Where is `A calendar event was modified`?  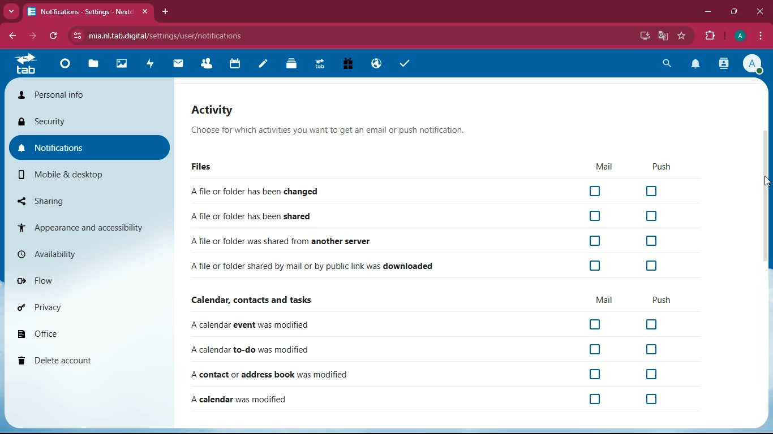
A calendar event was modified is located at coordinates (424, 324).